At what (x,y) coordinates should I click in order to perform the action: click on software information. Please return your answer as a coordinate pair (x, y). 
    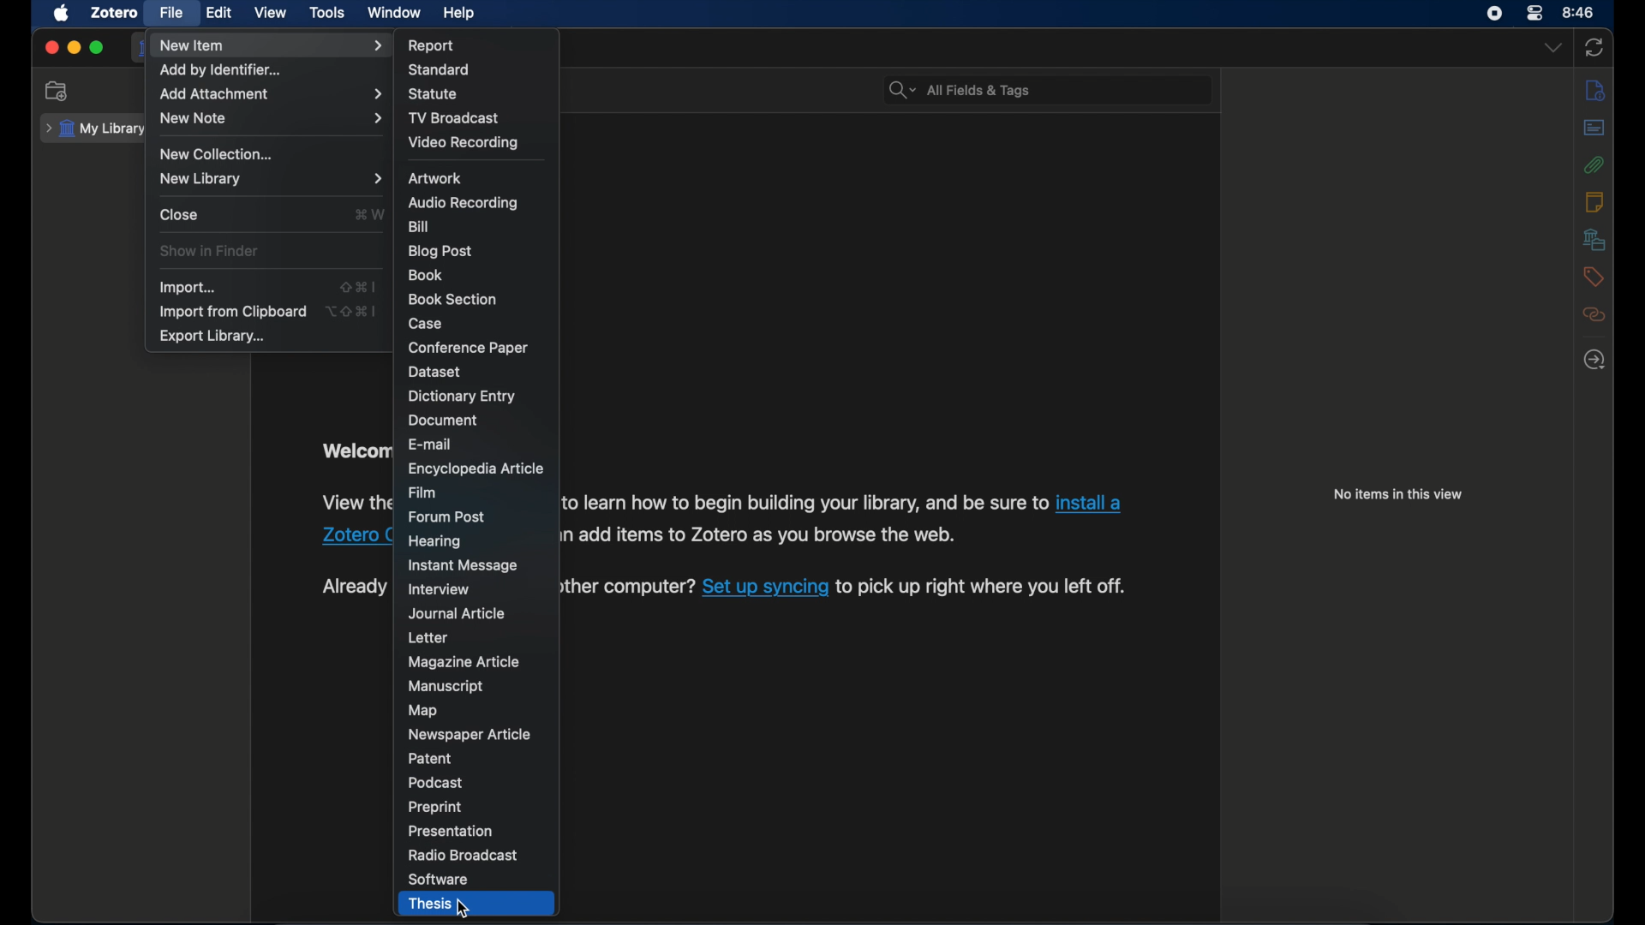
    Looking at the image, I should click on (356, 504).